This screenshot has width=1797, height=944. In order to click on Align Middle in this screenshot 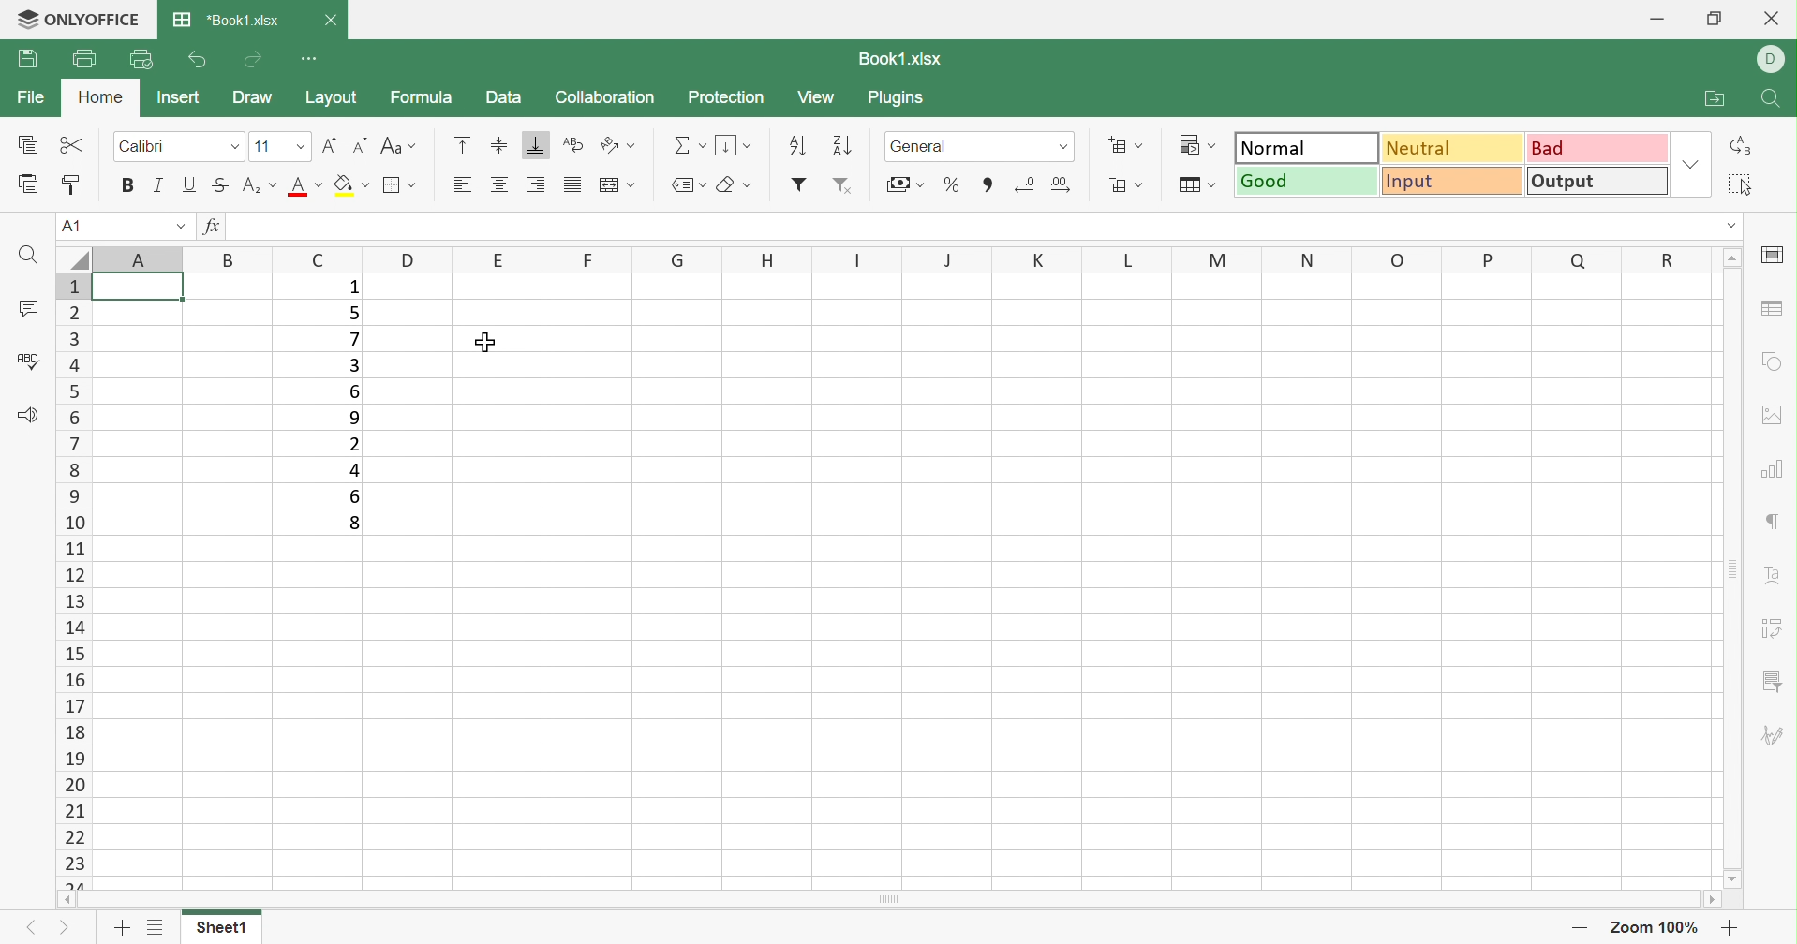, I will do `click(499, 145)`.